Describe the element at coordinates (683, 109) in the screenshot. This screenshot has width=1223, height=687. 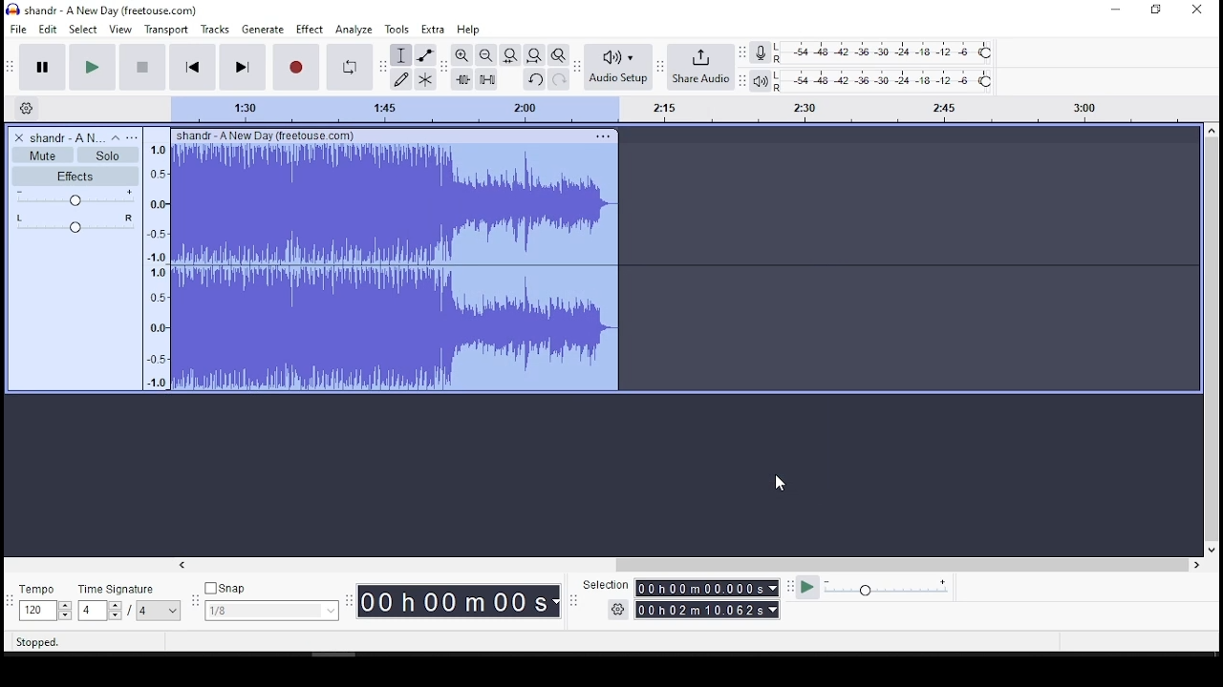
I see `track's timing` at that location.